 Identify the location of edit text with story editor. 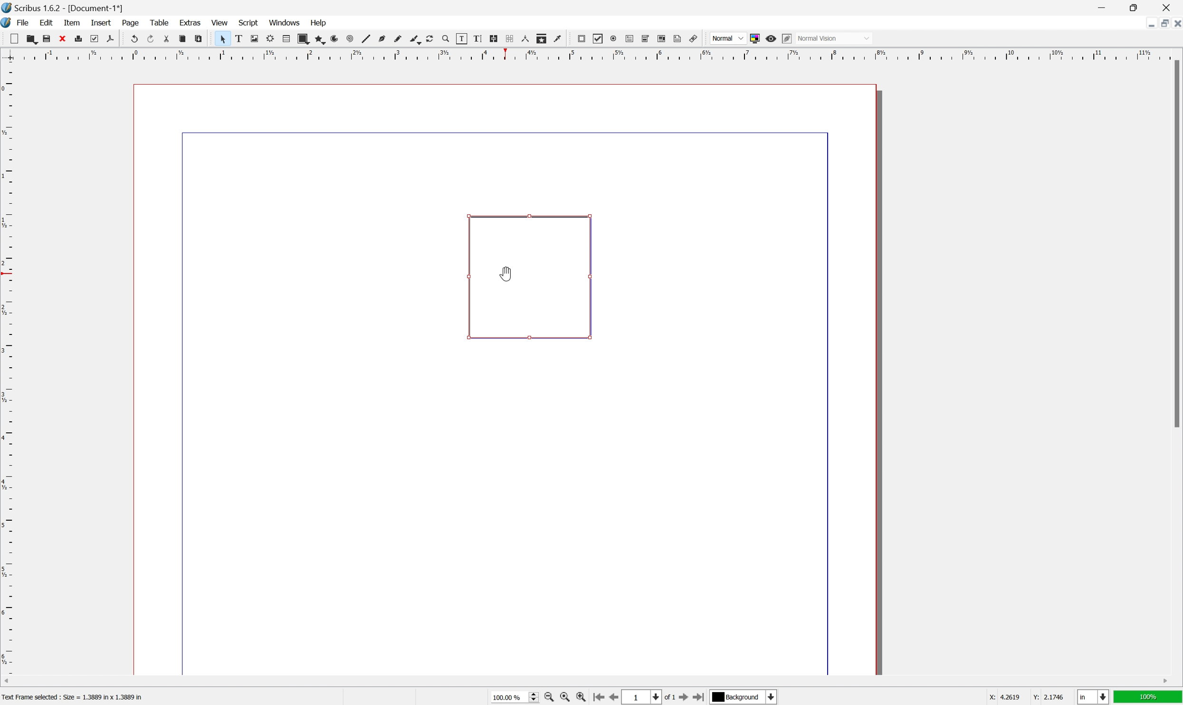
(477, 38).